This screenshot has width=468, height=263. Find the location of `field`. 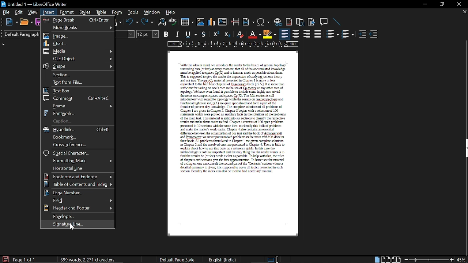

field is located at coordinates (78, 200).